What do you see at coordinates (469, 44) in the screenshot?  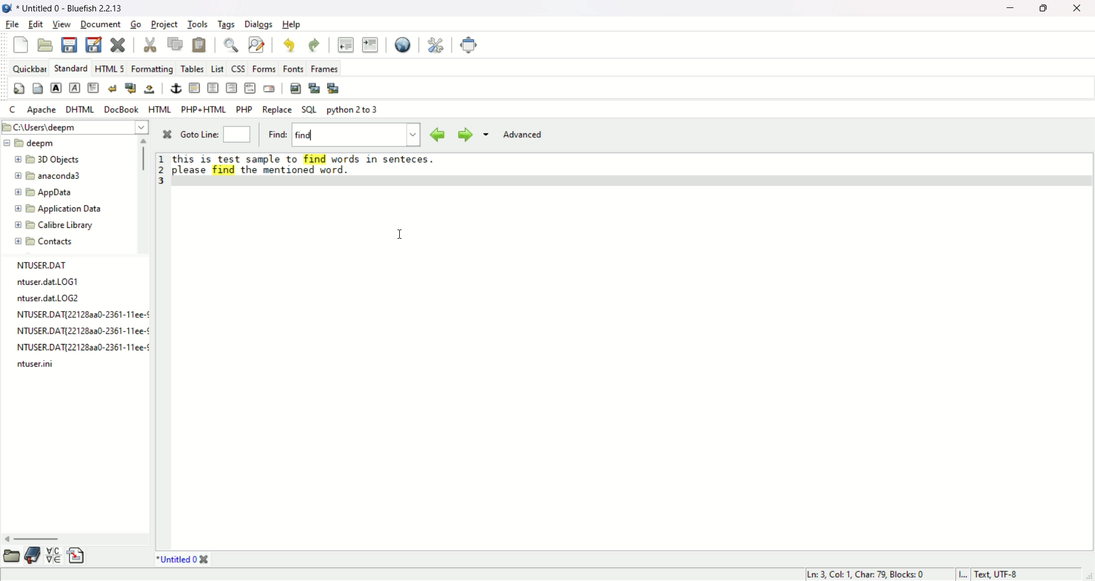 I see `fullscreen` at bounding box center [469, 44].